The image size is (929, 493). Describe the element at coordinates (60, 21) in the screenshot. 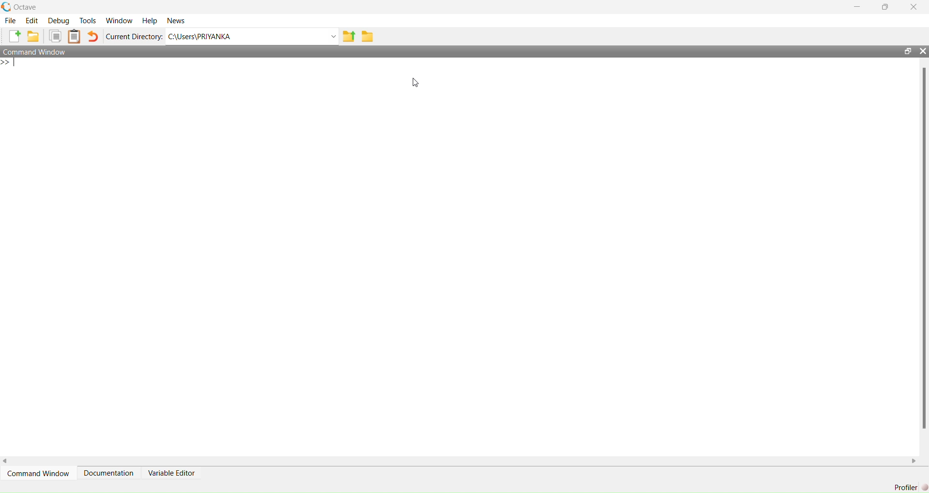

I see `debug` at that location.